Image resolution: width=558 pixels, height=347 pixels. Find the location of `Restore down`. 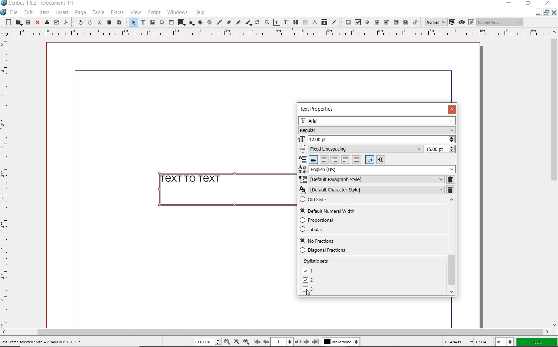

Restore down is located at coordinates (537, 13).